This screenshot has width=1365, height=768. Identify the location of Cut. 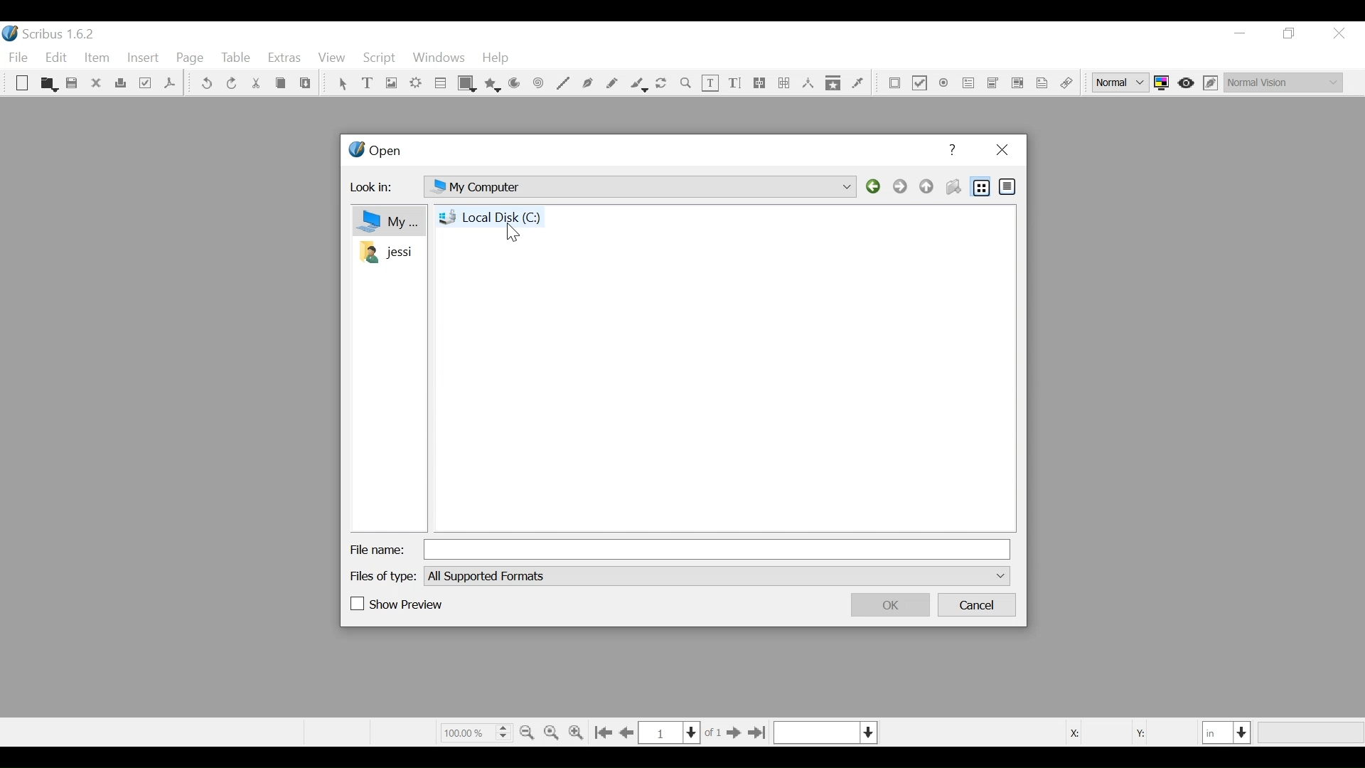
(255, 84).